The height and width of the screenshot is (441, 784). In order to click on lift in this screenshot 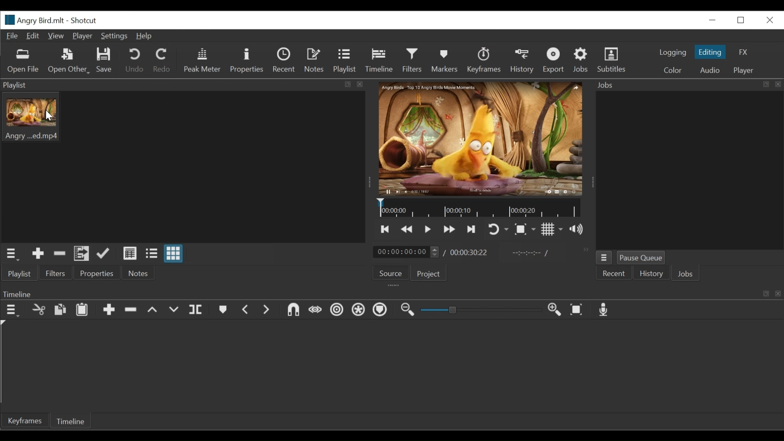, I will do `click(154, 311)`.